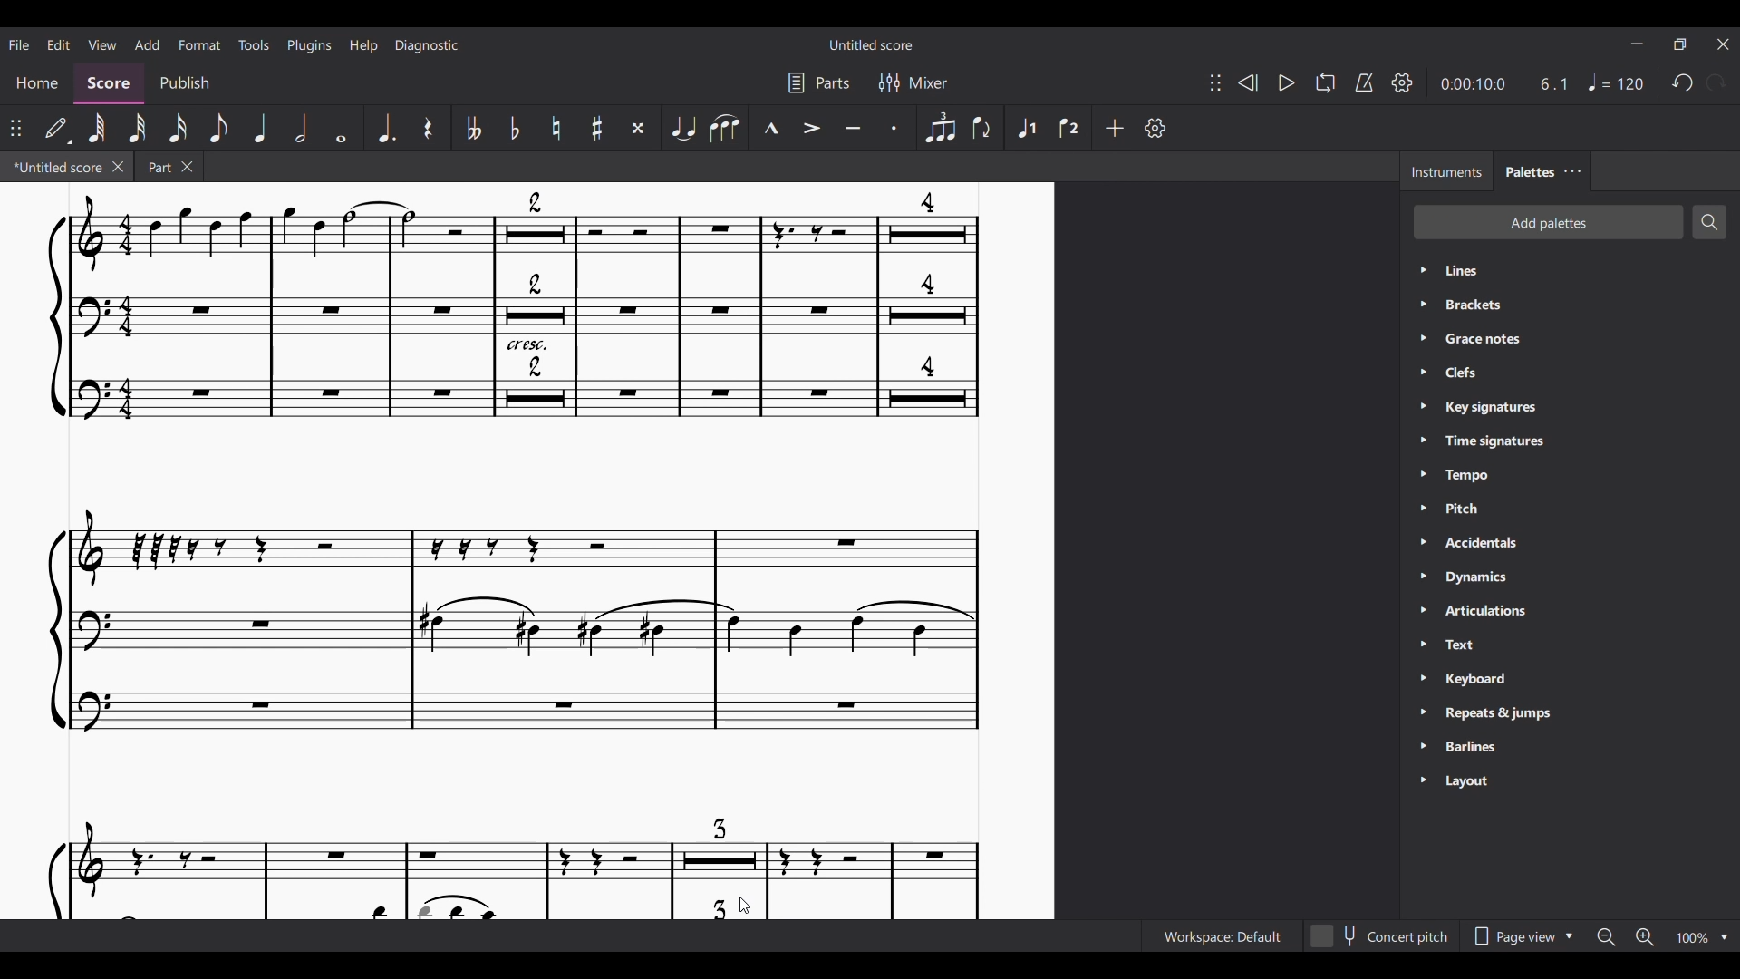  I want to click on File menu, so click(19, 44).